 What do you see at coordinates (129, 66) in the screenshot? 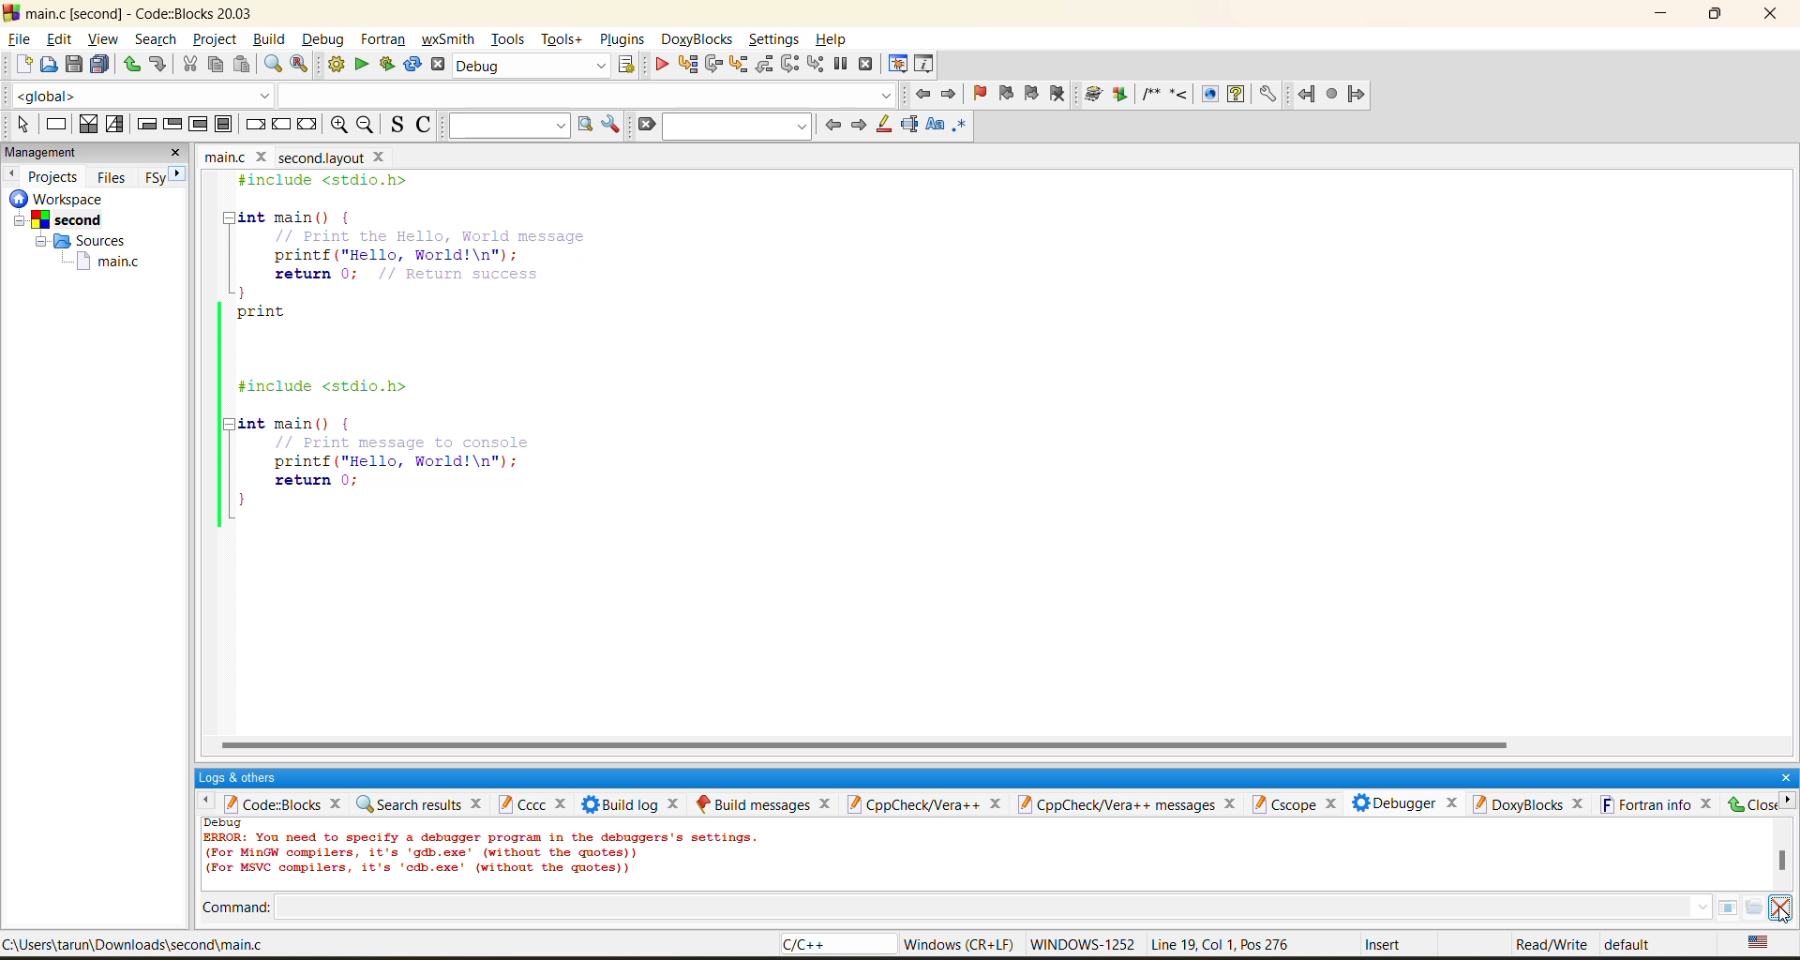
I see `undo` at bounding box center [129, 66].